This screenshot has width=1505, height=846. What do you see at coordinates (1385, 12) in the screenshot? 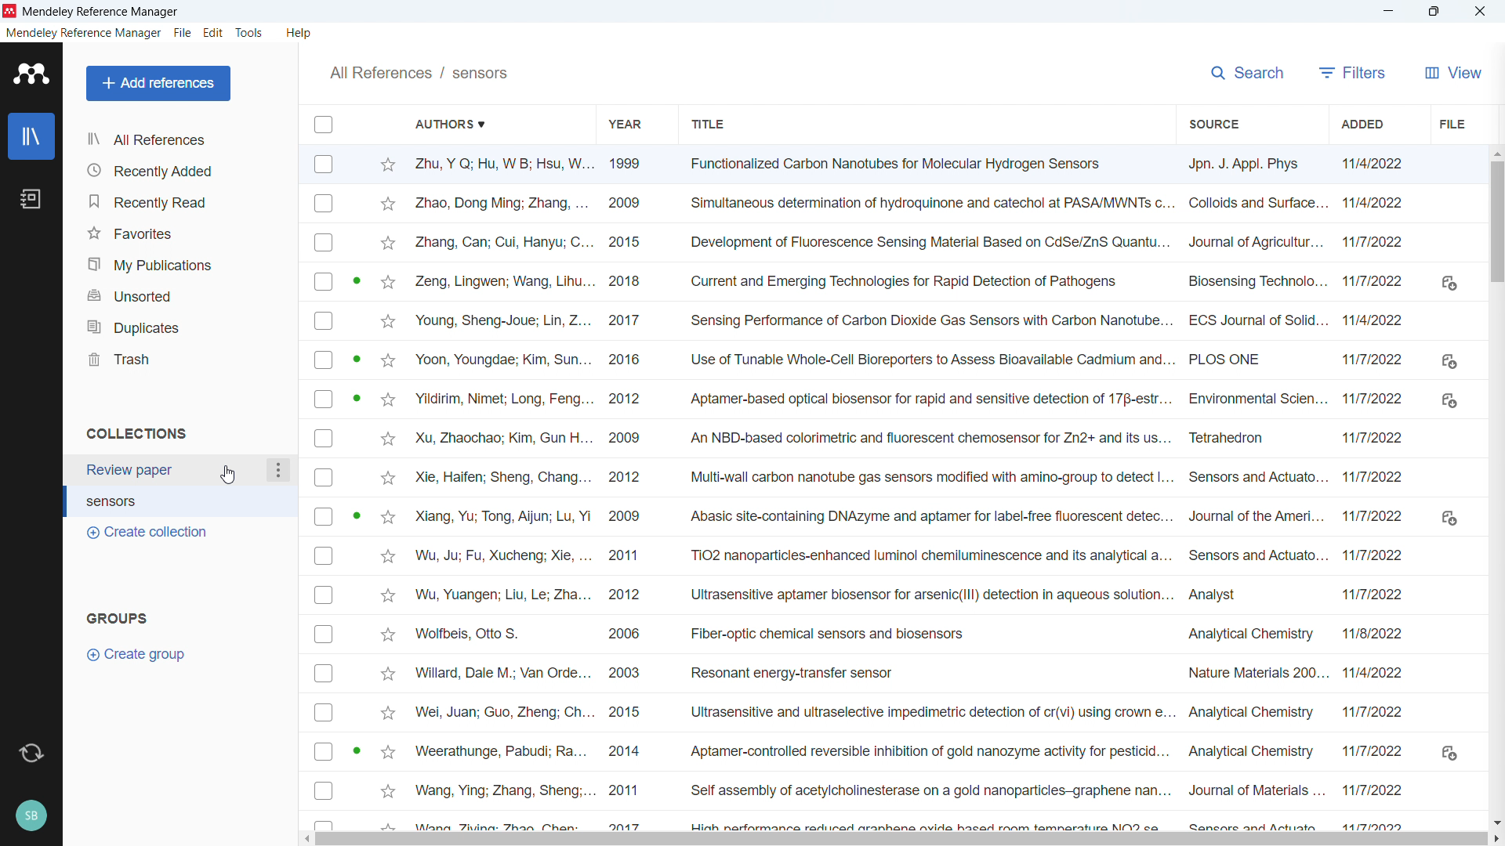
I see `minimise ` at bounding box center [1385, 12].